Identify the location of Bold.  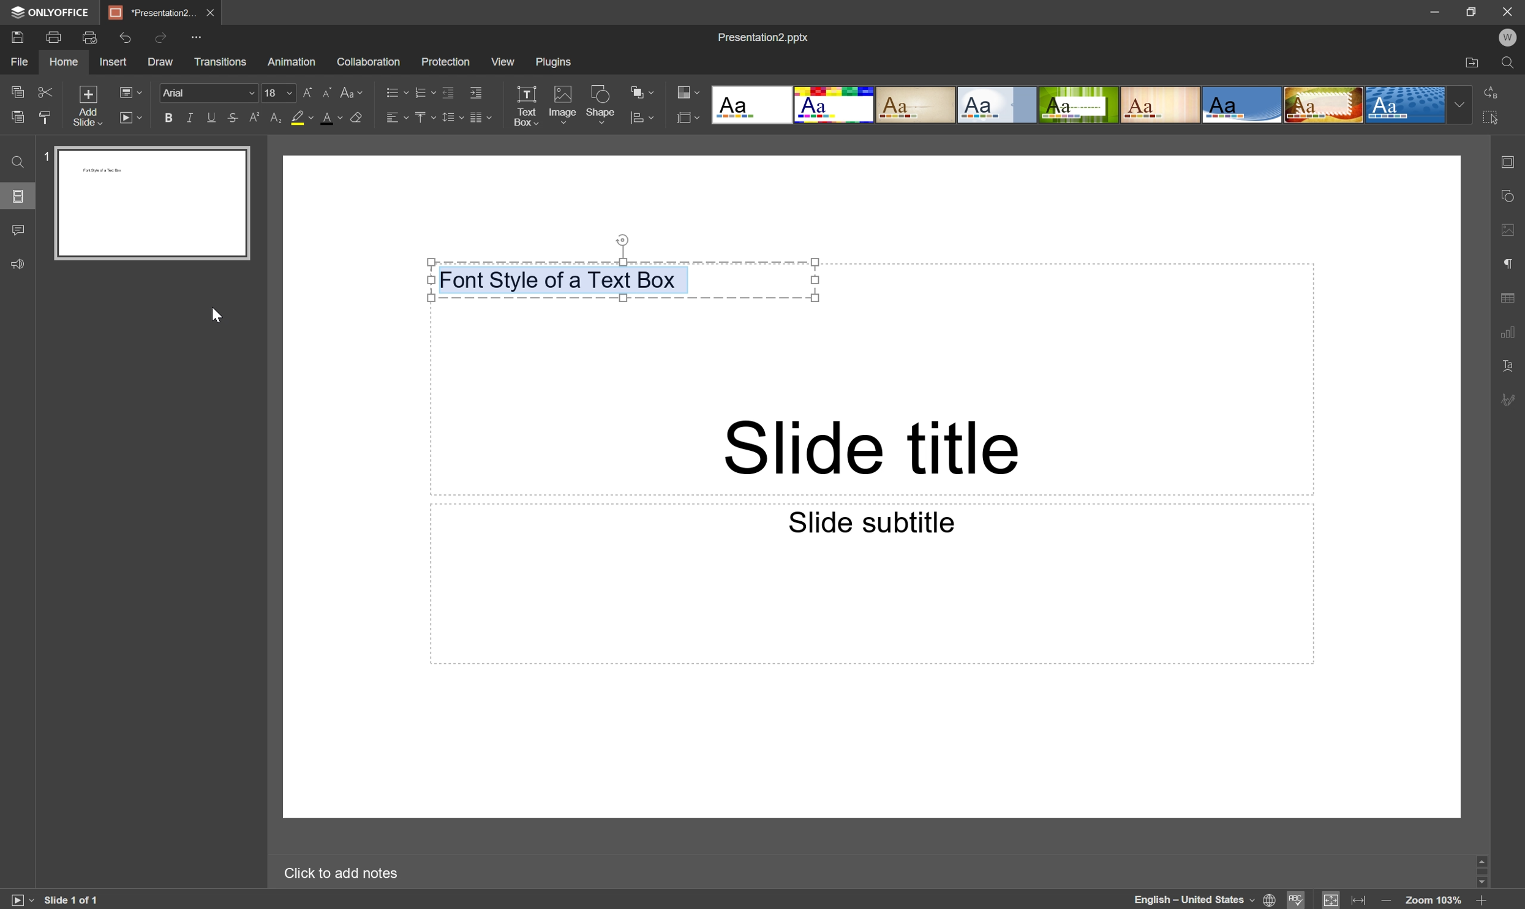
(169, 119).